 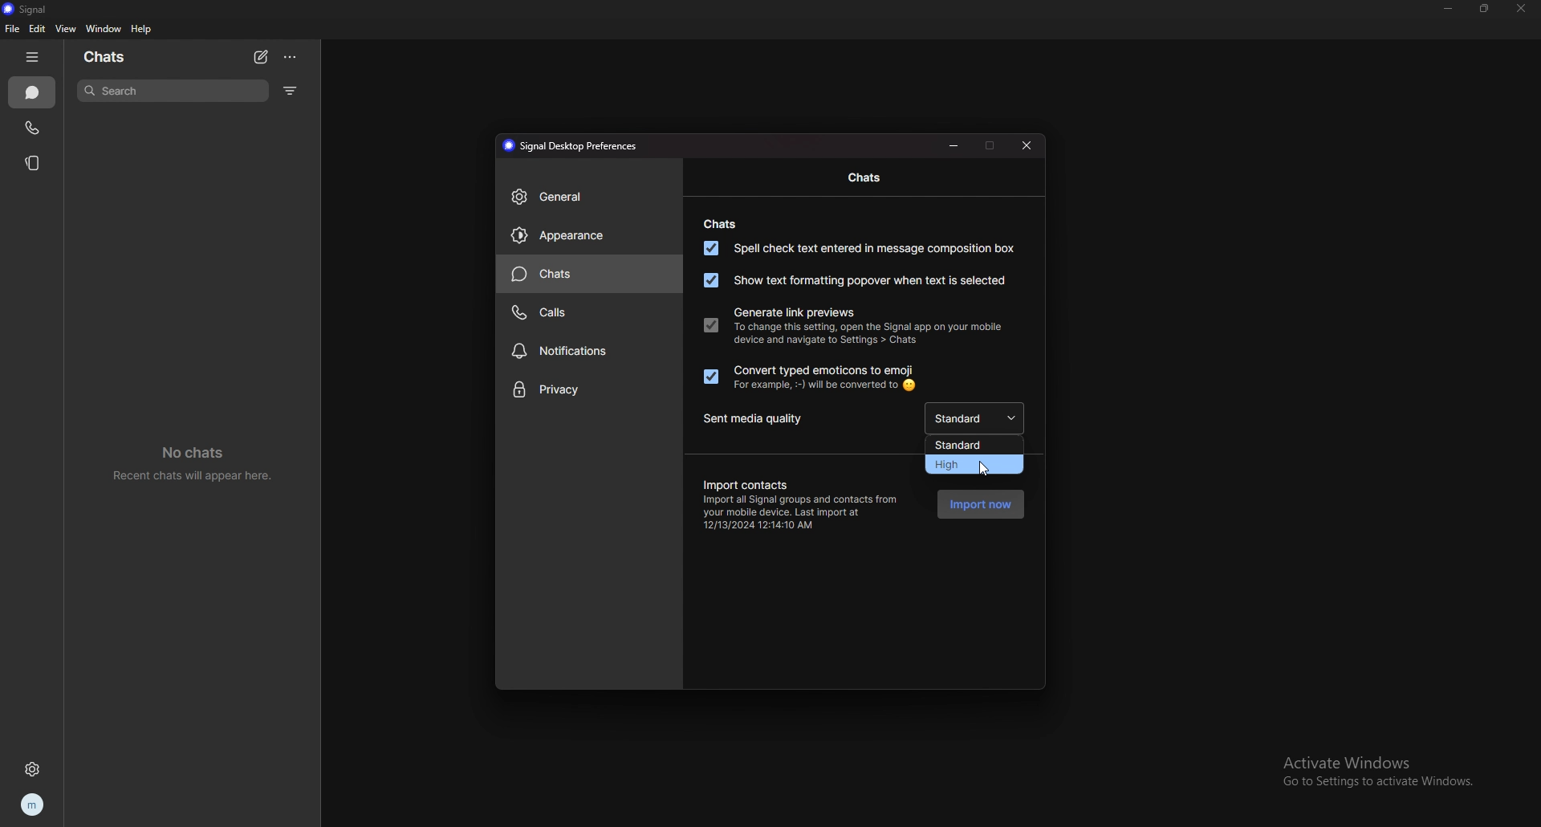 I want to click on chats, so click(x=591, y=274).